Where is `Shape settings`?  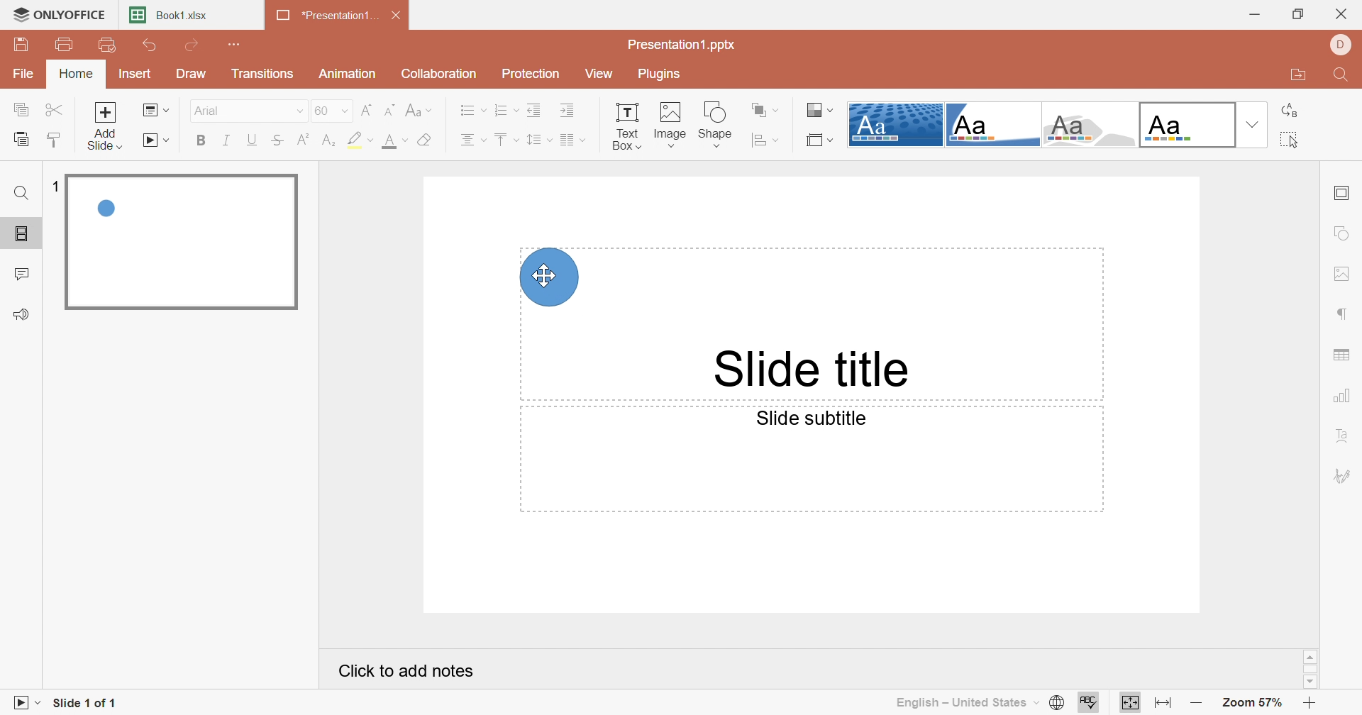 Shape settings is located at coordinates (1344, 233).